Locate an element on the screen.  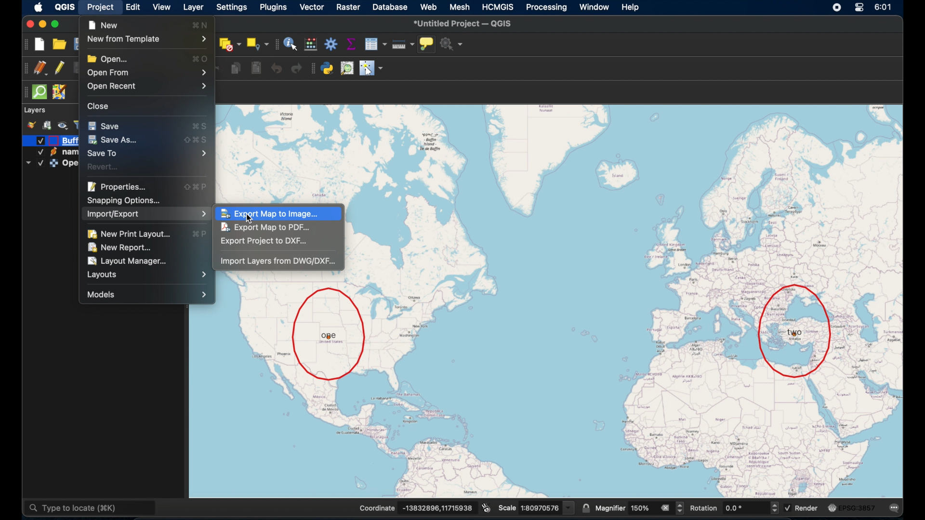
location two is located at coordinates (795, 331).